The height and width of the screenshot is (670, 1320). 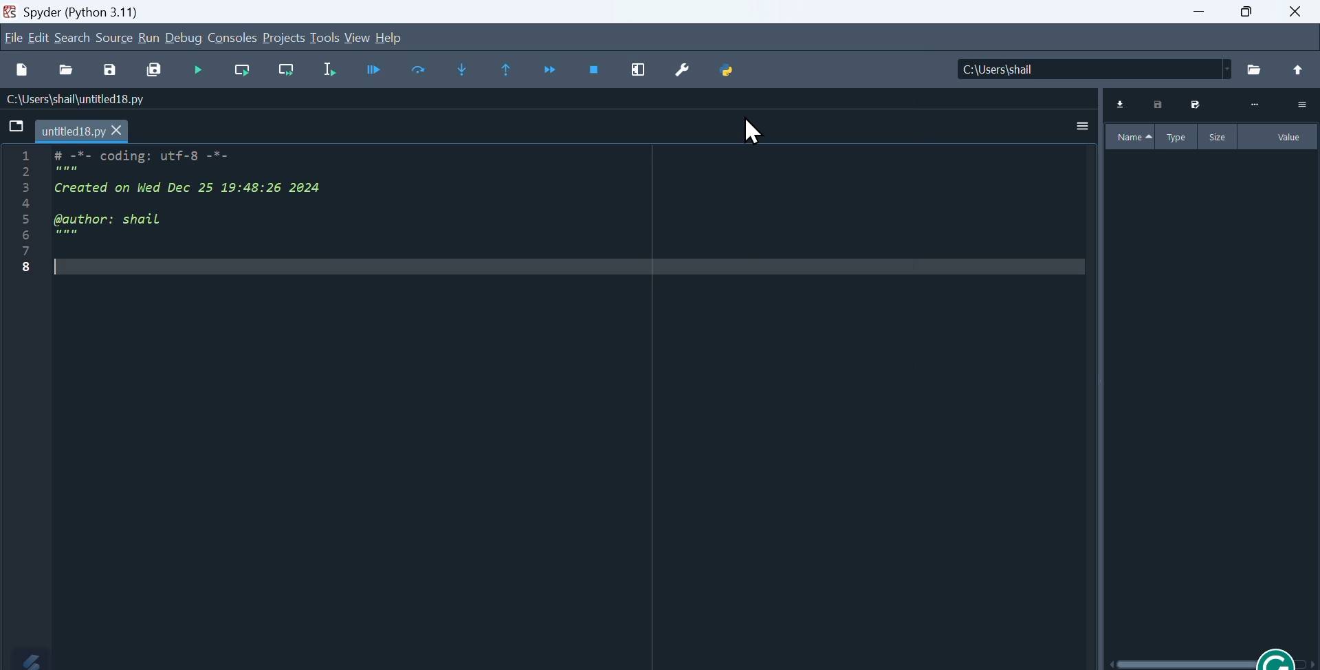 What do you see at coordinates (115, 37) in the screenshot?
I see `Source` at bounding box center [115, 37].